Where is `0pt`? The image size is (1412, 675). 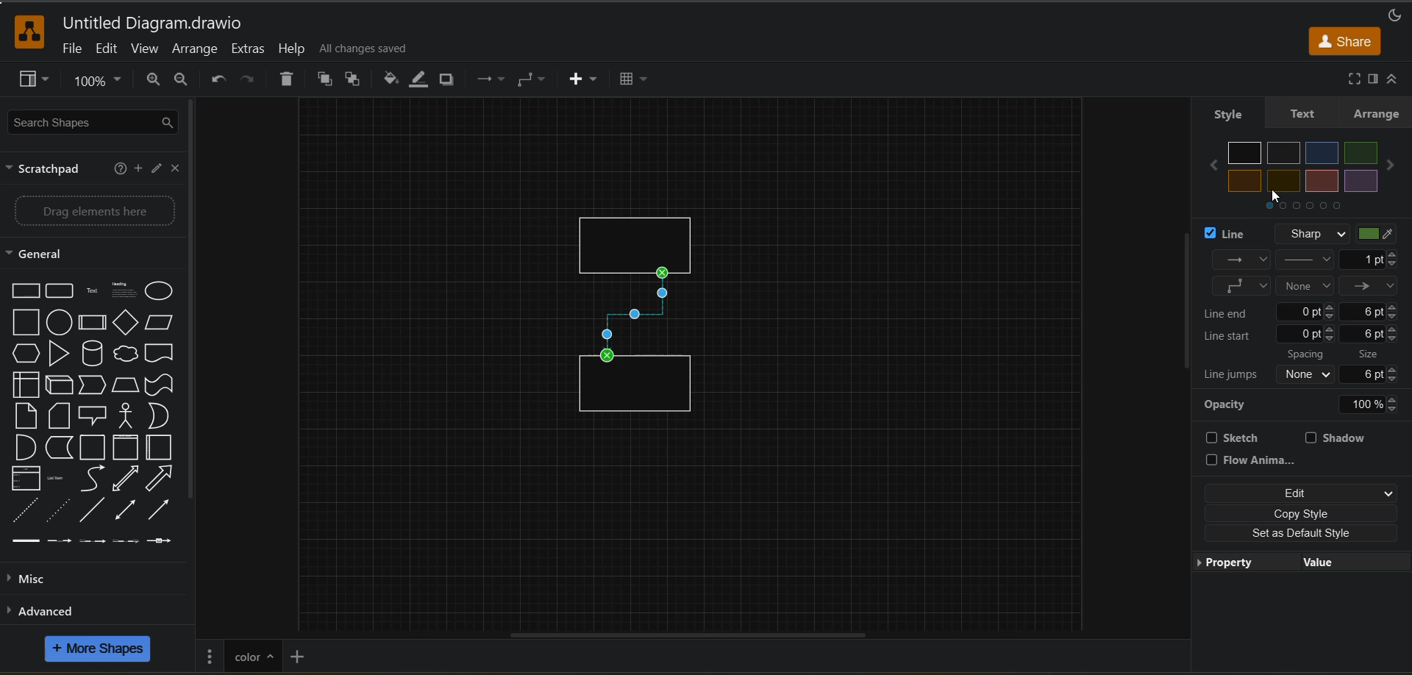 0pt is located at coordinates (1307, 334).